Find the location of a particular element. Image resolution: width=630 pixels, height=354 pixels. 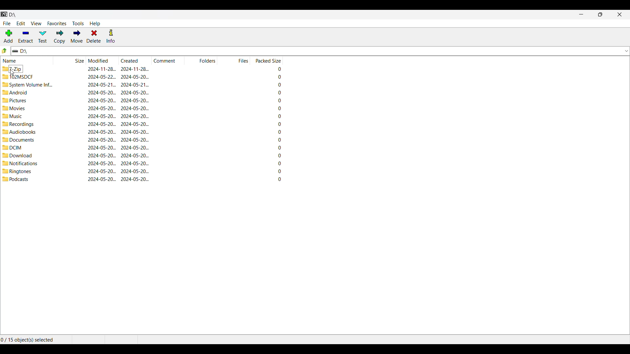

packed size is located at coordinates (277, 124).